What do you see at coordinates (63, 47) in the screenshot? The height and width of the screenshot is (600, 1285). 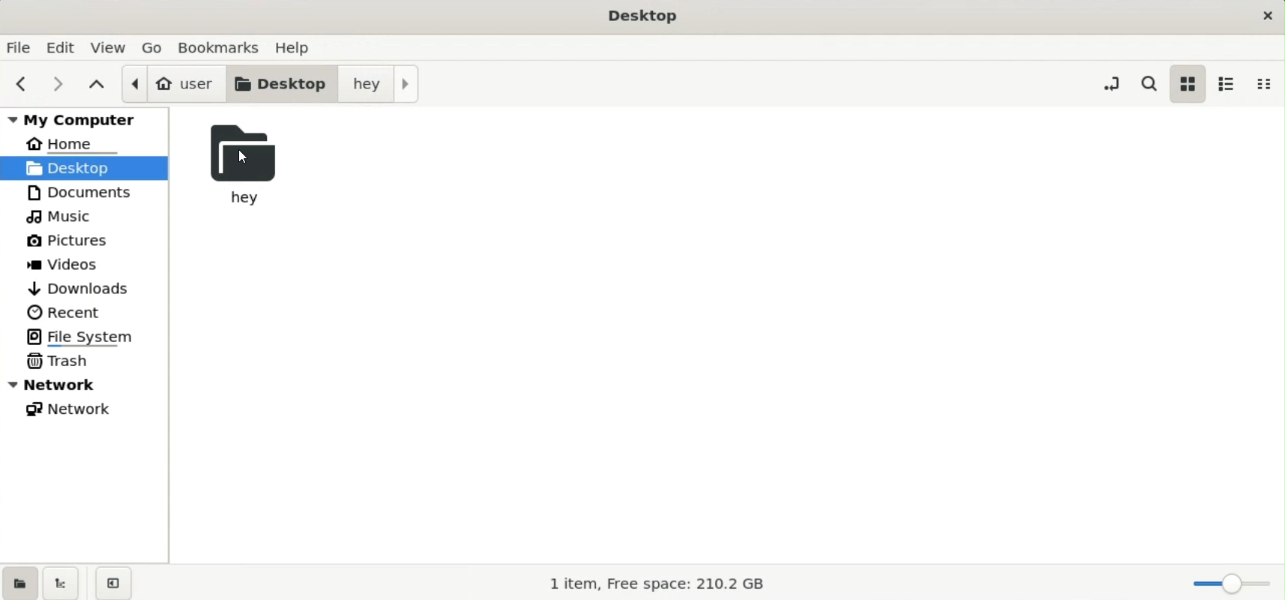 I see `edit` at bounding box center [63, 47].